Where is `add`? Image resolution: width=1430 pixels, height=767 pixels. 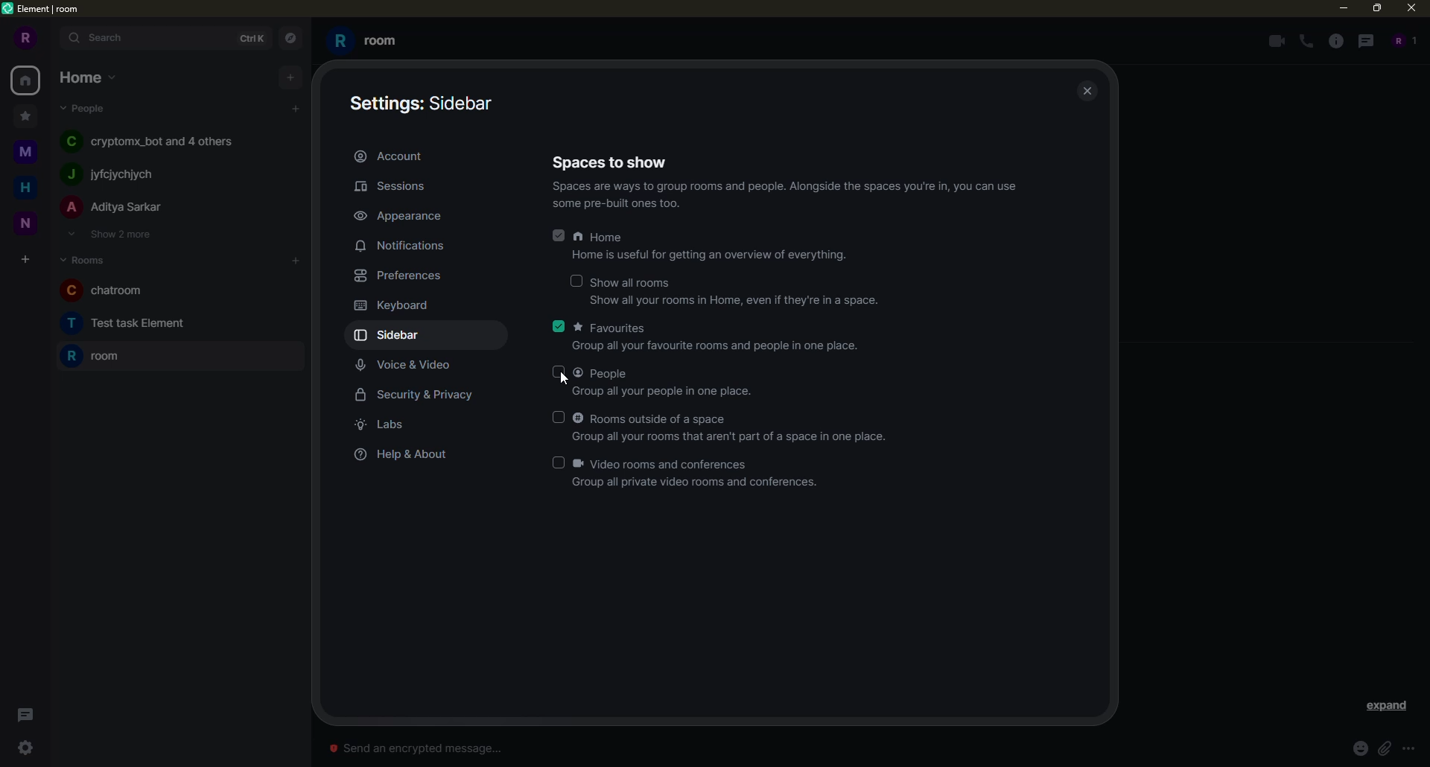
add is located at coordinates (292, 76).